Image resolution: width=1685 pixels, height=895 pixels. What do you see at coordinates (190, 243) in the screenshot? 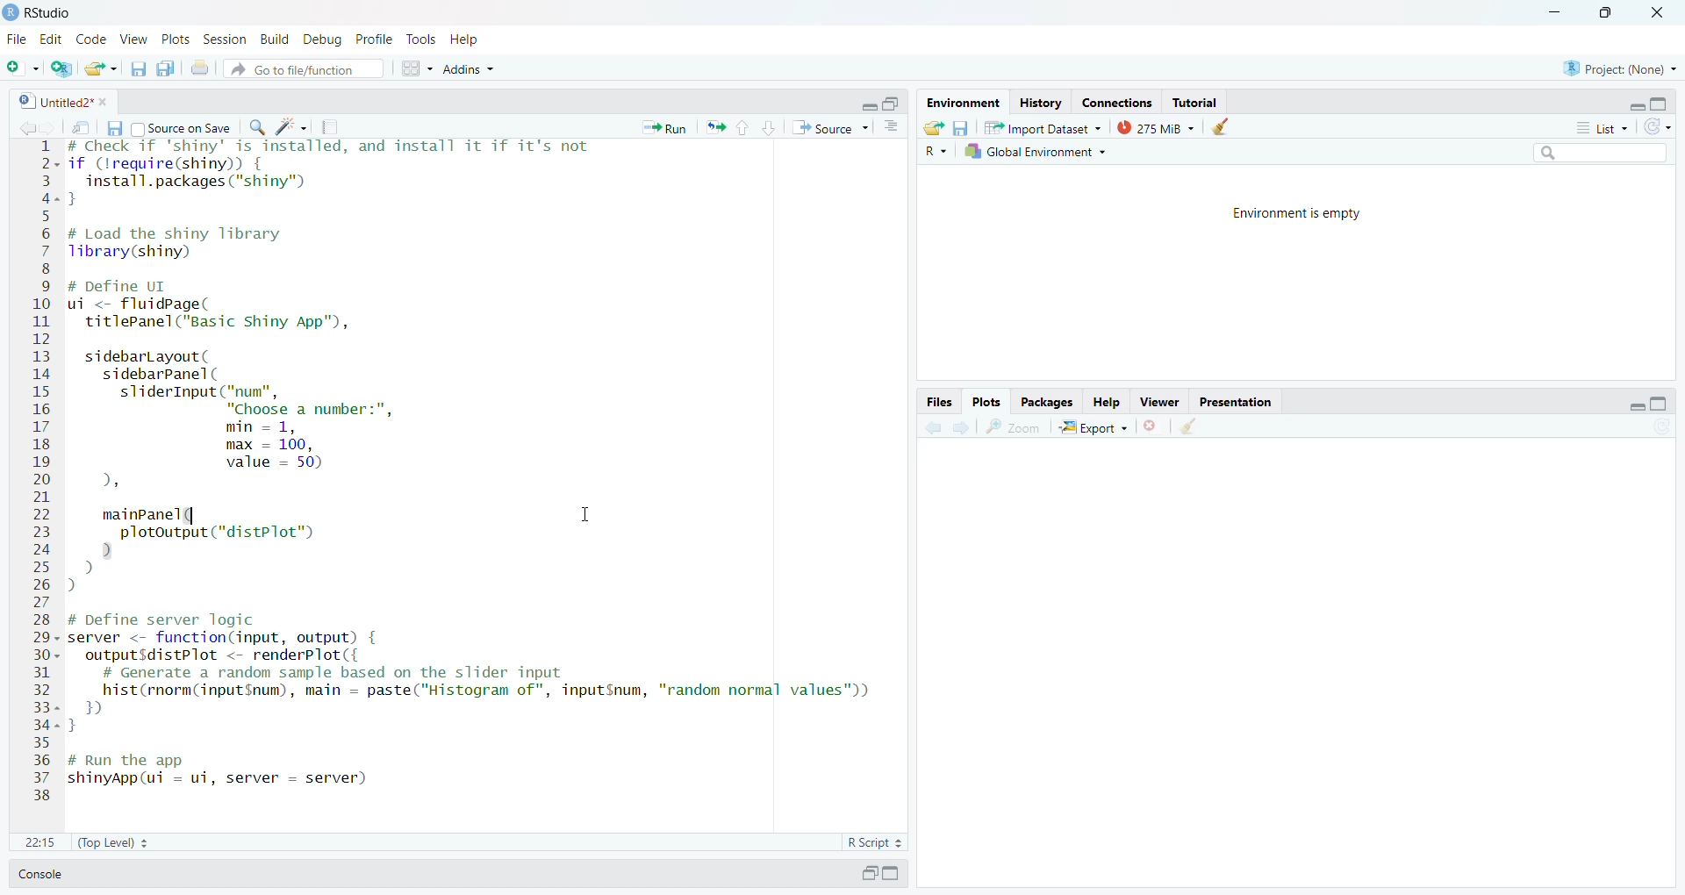
I see `# Load the shiny library library (shiny)` at bounding box center [190, 243].